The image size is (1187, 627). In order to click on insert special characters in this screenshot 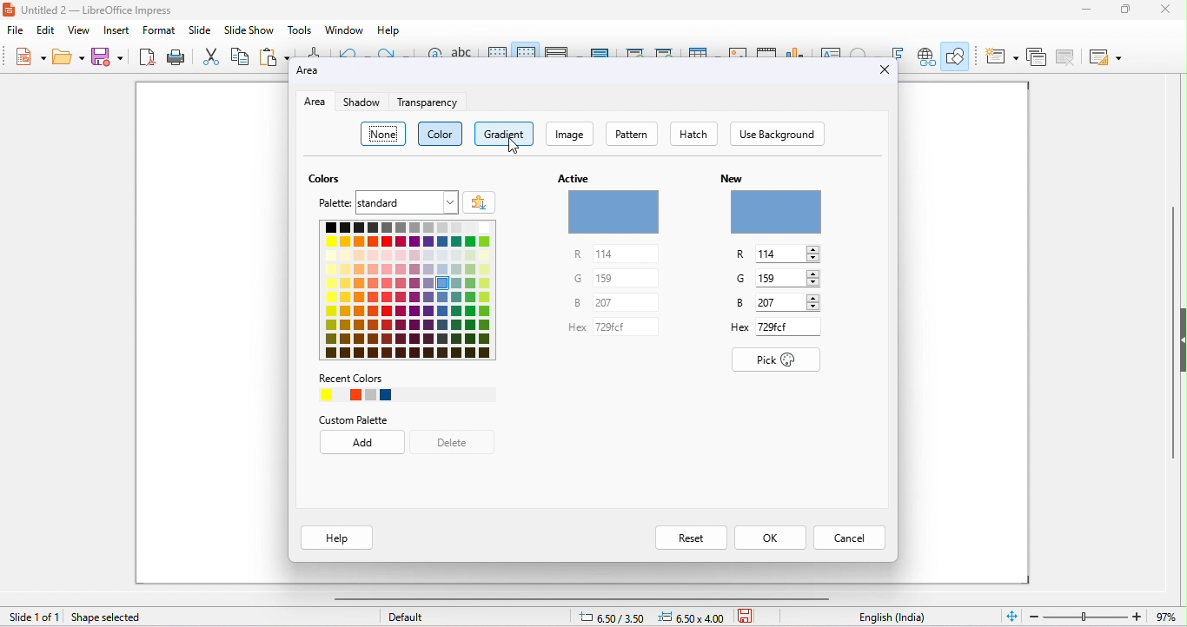, I will do `click(863, 50)`.